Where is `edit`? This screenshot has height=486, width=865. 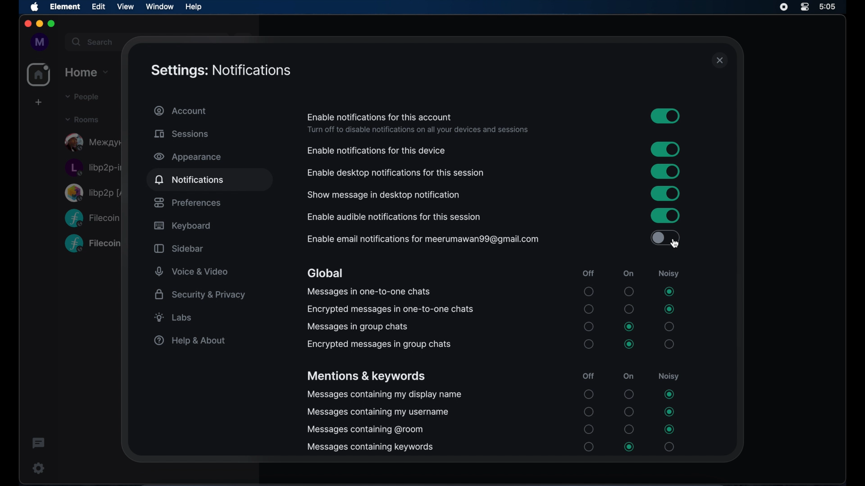 edit is located at coordinates (98, 6).